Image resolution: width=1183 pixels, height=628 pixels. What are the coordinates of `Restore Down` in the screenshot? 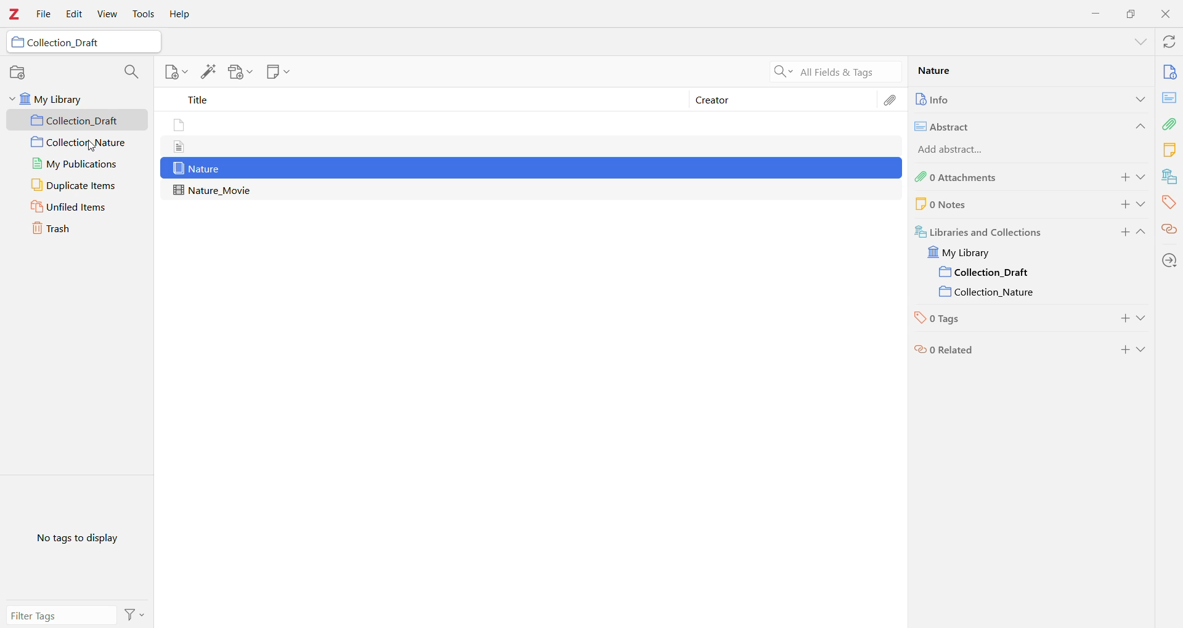 It's located at (1131, 14).